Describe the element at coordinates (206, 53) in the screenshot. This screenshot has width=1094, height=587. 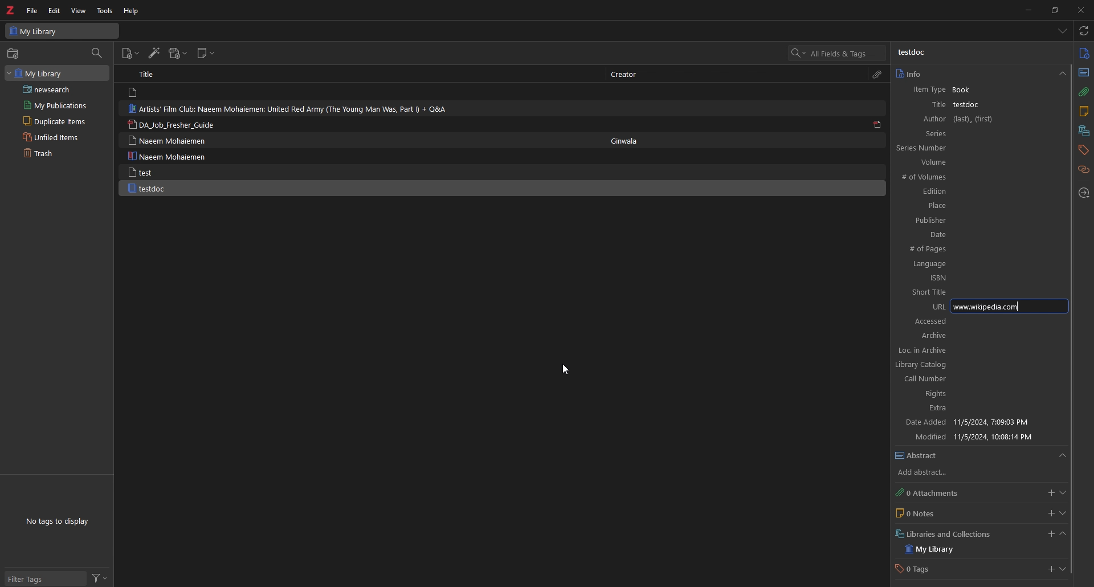
I see `new note` at that location.